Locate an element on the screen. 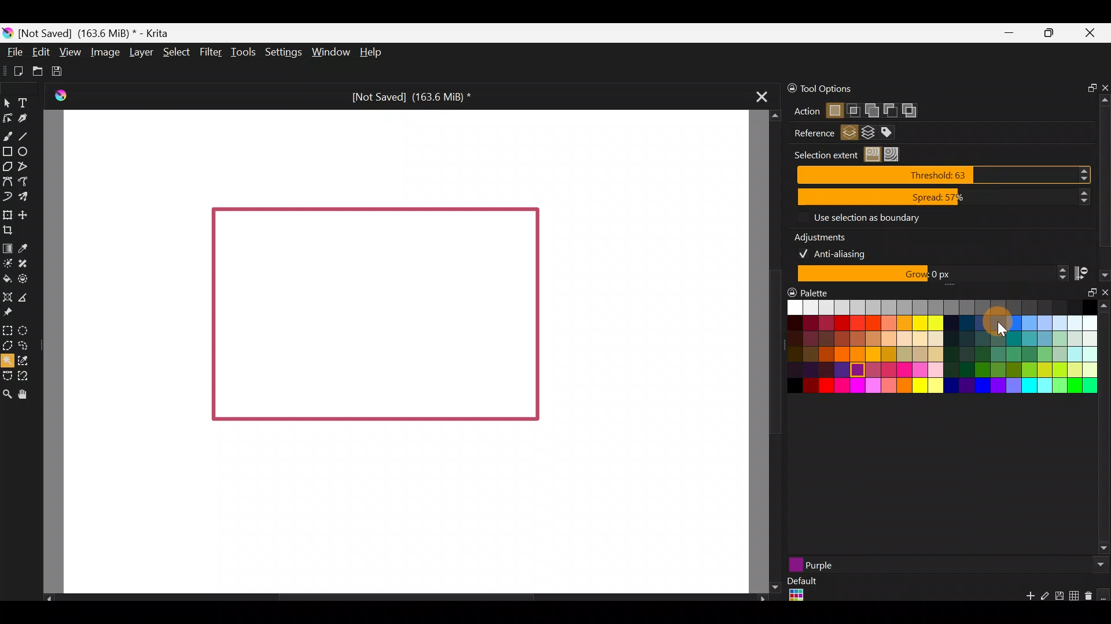 This screenshot has width=1111, height=624. Intersect is located at coordinates (854, 108).